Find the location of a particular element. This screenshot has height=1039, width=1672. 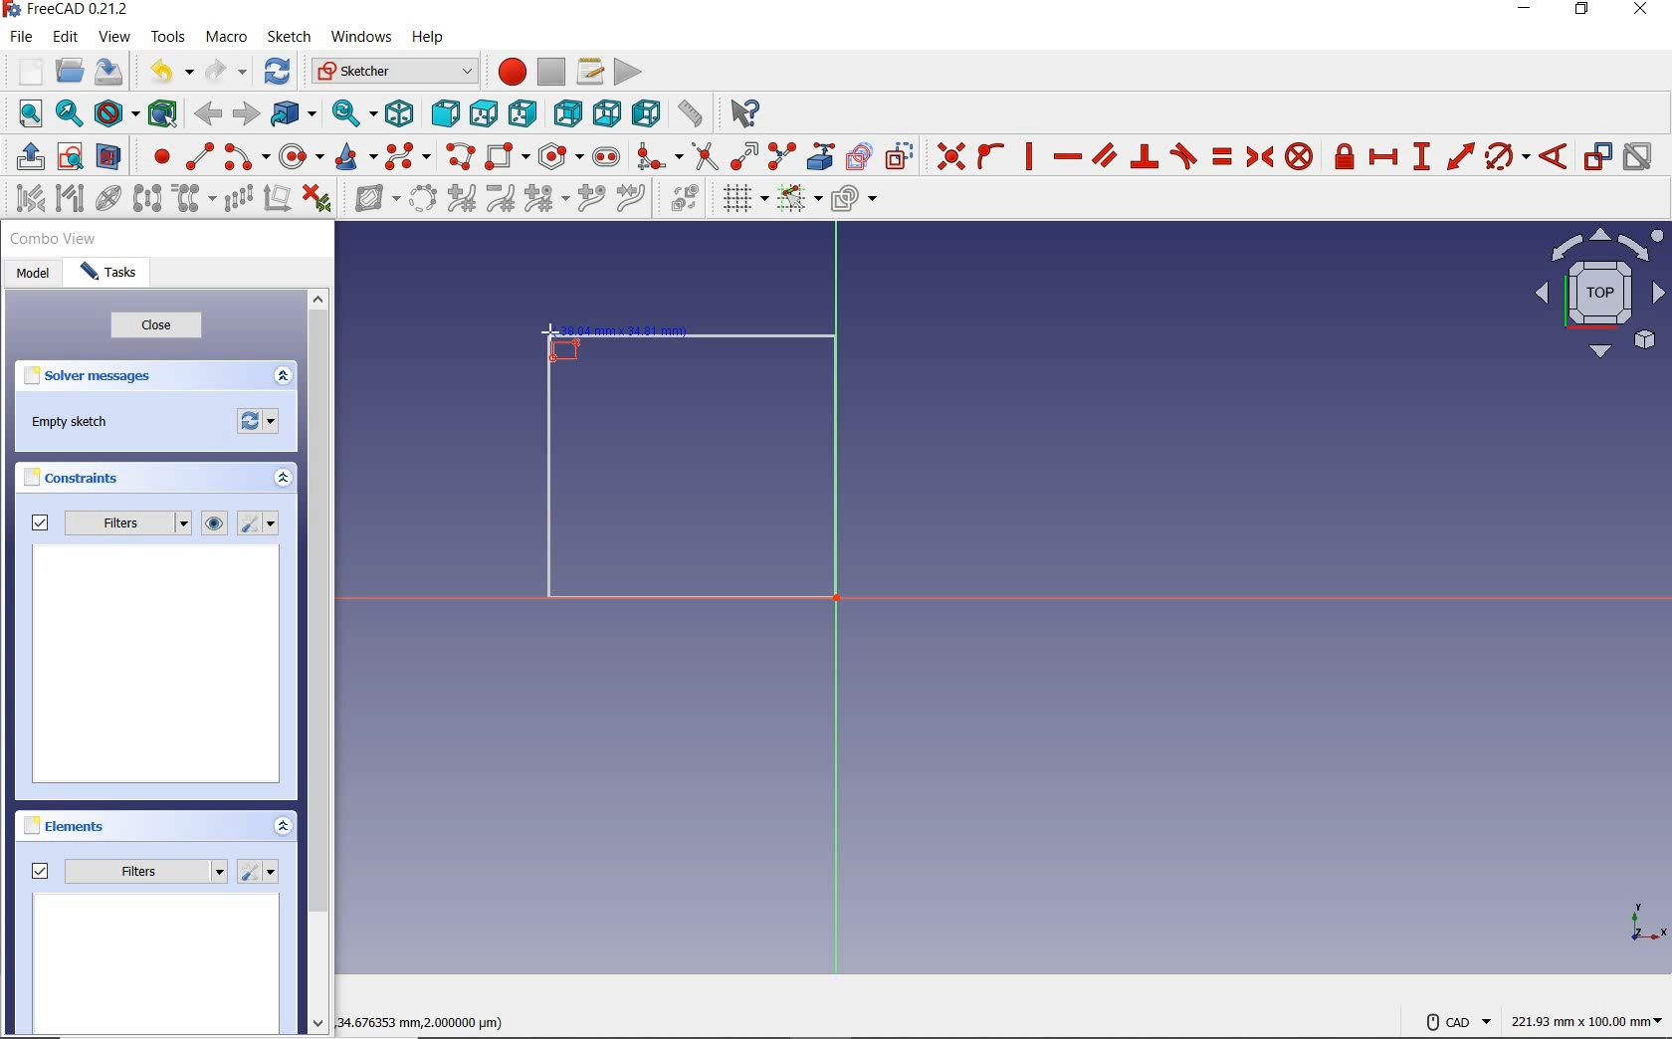

back is located at coordinates (211, 113).